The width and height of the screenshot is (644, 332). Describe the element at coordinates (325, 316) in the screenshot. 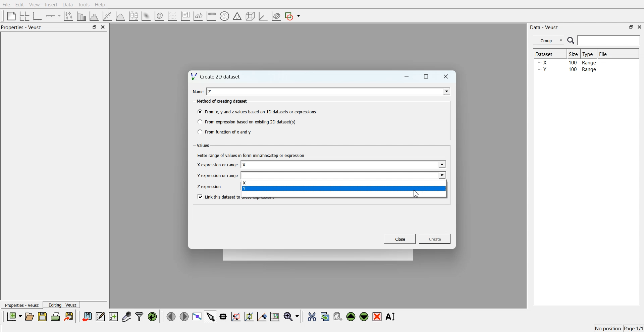

I see `Copy the selected widget` at that location.